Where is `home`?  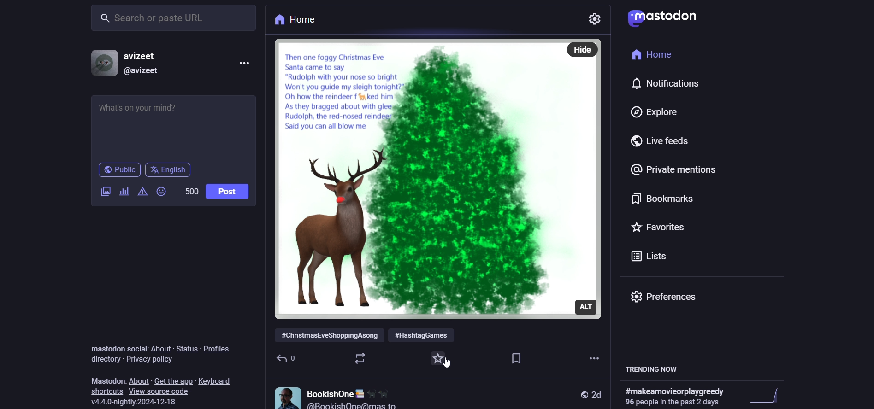
home is located at coordinates (650, 55).